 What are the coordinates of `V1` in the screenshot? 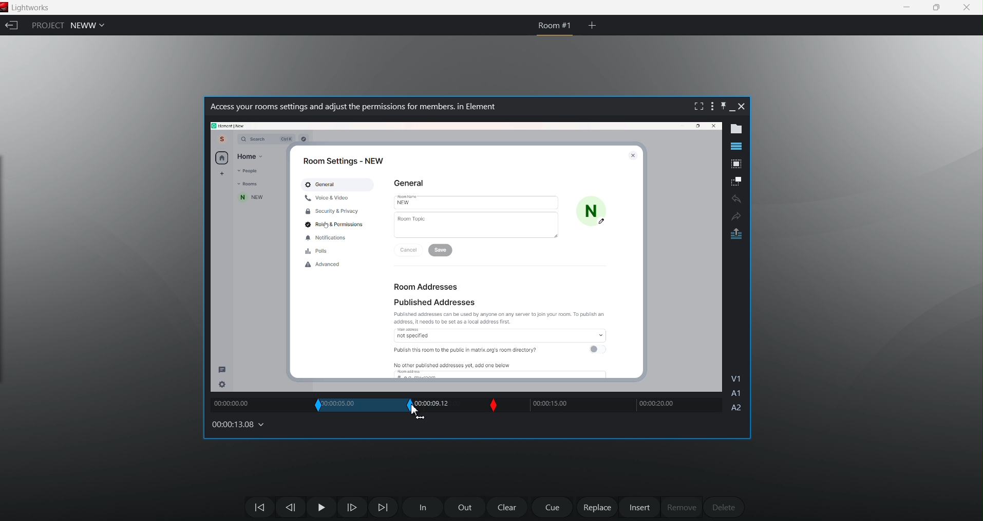 It's located at (736, 377).